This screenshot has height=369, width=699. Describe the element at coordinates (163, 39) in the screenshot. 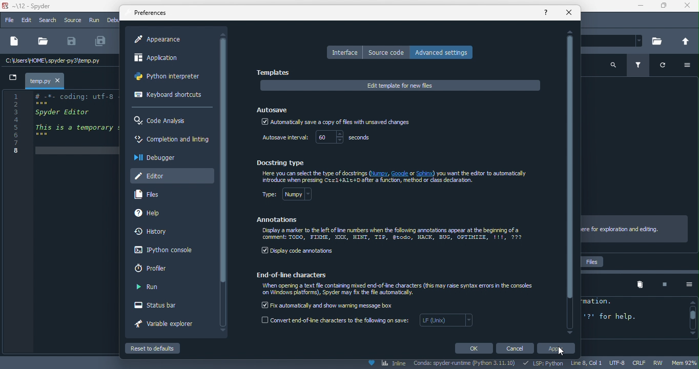

I see `appearance` at that location.